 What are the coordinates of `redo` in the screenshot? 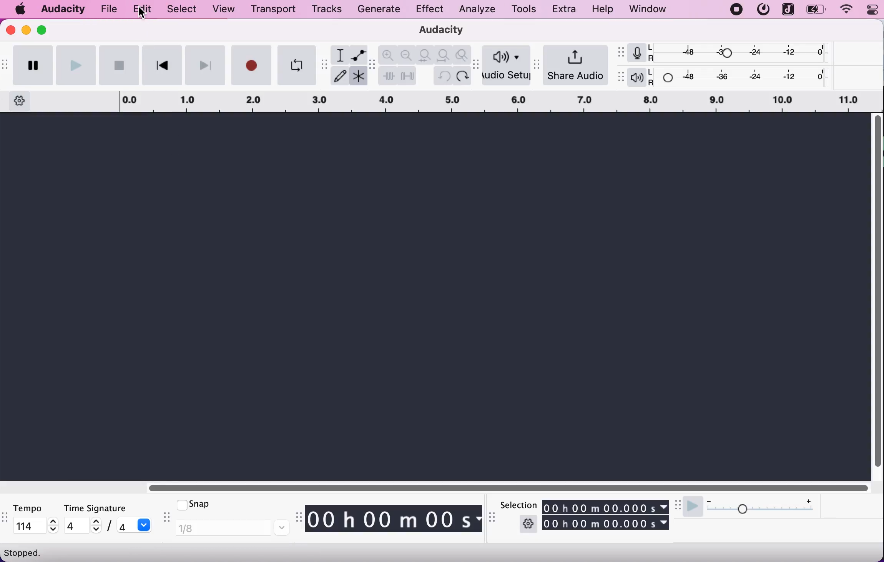 It's located at (462, 77).